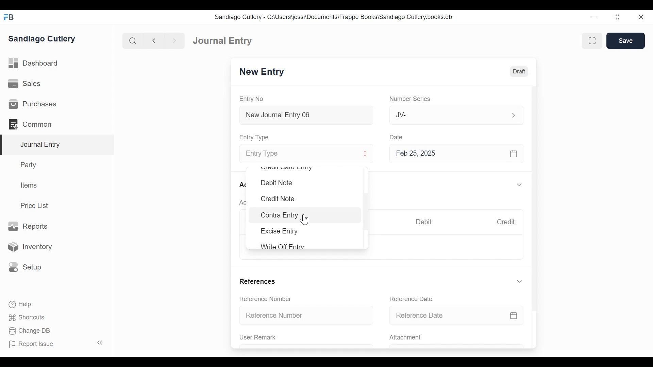 This screenshot has width=653, height=367. I want to click on Attachment, so click(405, 338).